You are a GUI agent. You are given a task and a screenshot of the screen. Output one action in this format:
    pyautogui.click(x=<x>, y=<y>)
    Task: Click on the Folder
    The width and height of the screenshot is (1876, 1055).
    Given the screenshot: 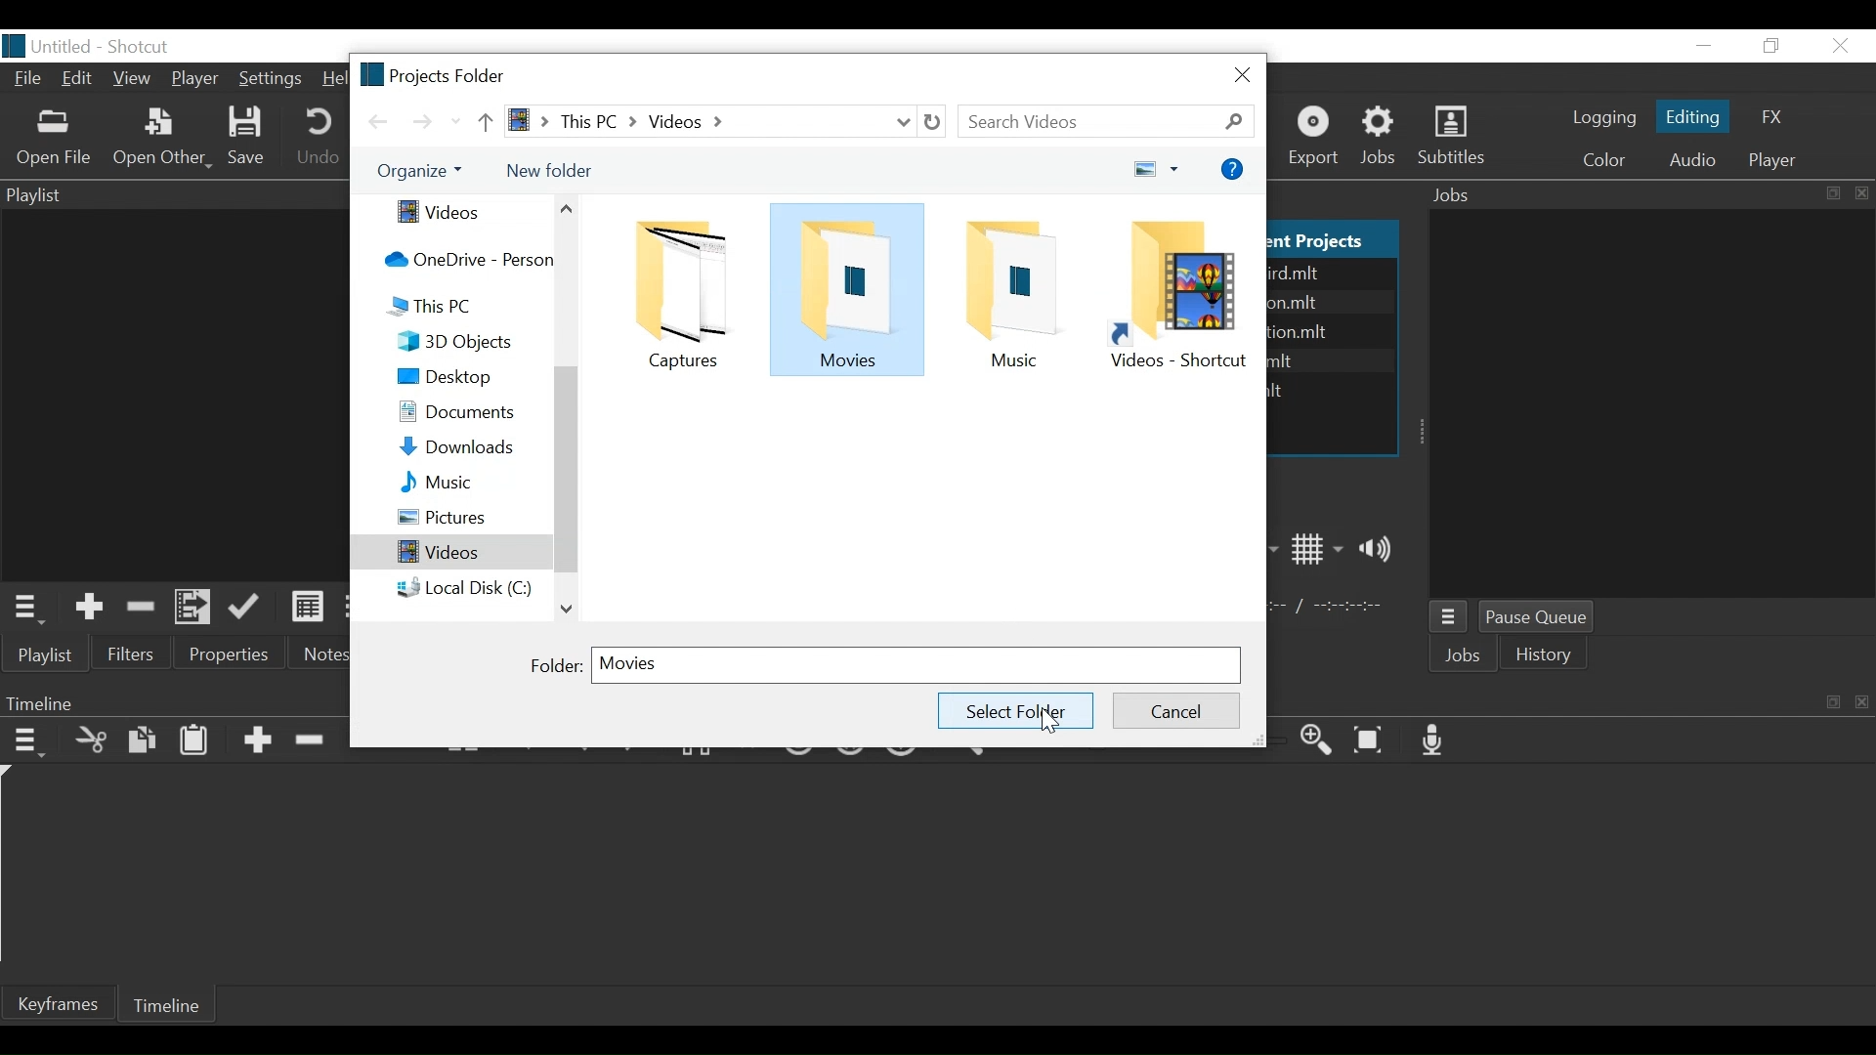 What is the action you would take?
    pyautogui.click(x=1004, y=292)
    